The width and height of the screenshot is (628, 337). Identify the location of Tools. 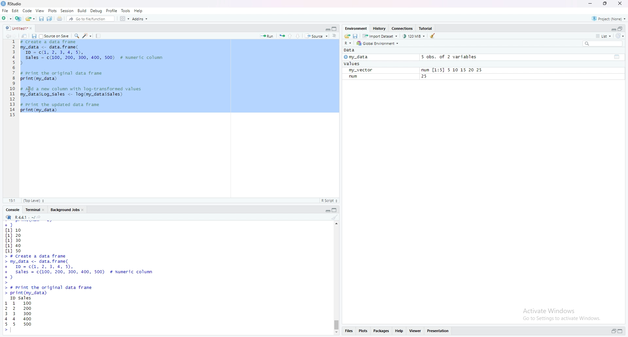
(125, 10).